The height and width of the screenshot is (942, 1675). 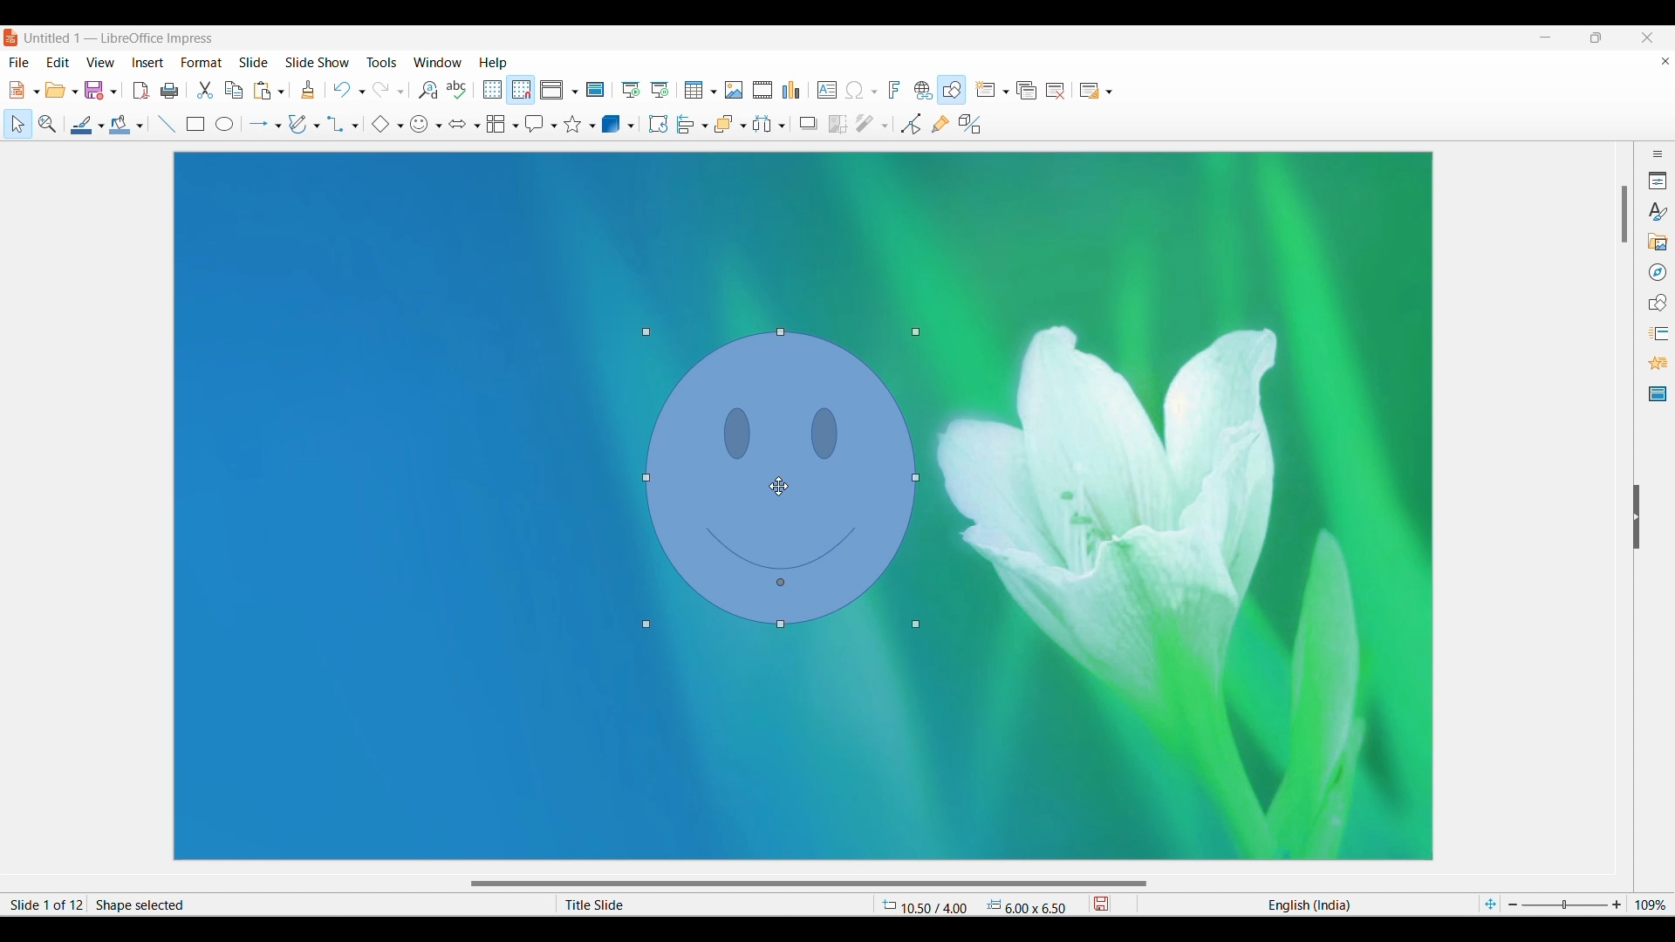 What do you see at coordinates (612, 123) in the screenshot?
I see `Selected 3D object` at bounding box center [612, 123].